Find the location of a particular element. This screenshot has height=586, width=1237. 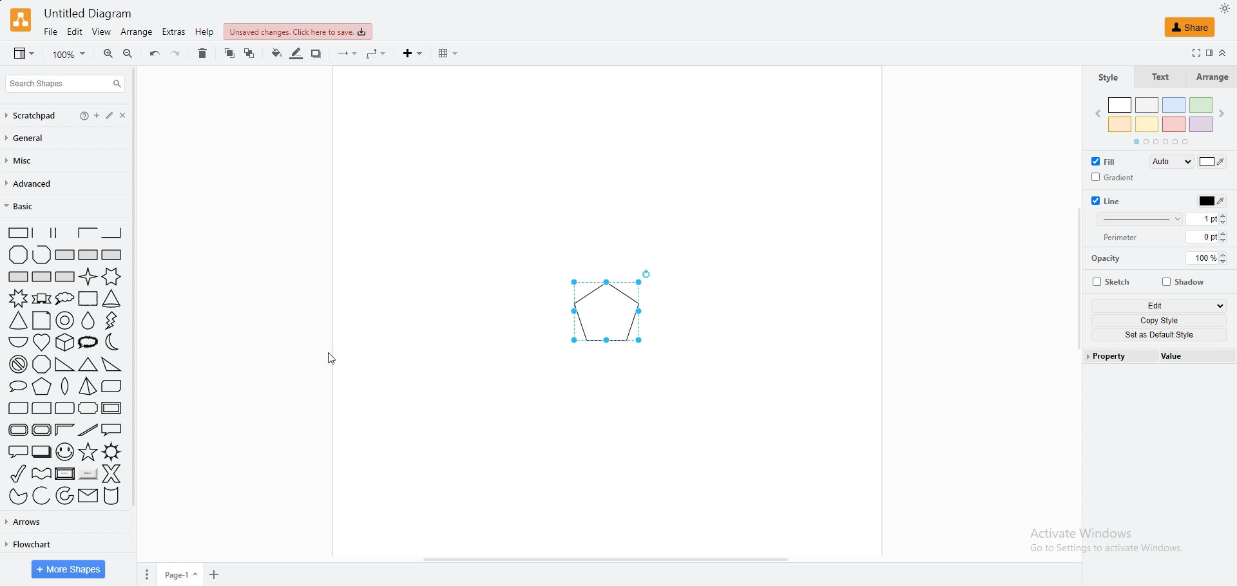

add is located at coordinates (215, 575).